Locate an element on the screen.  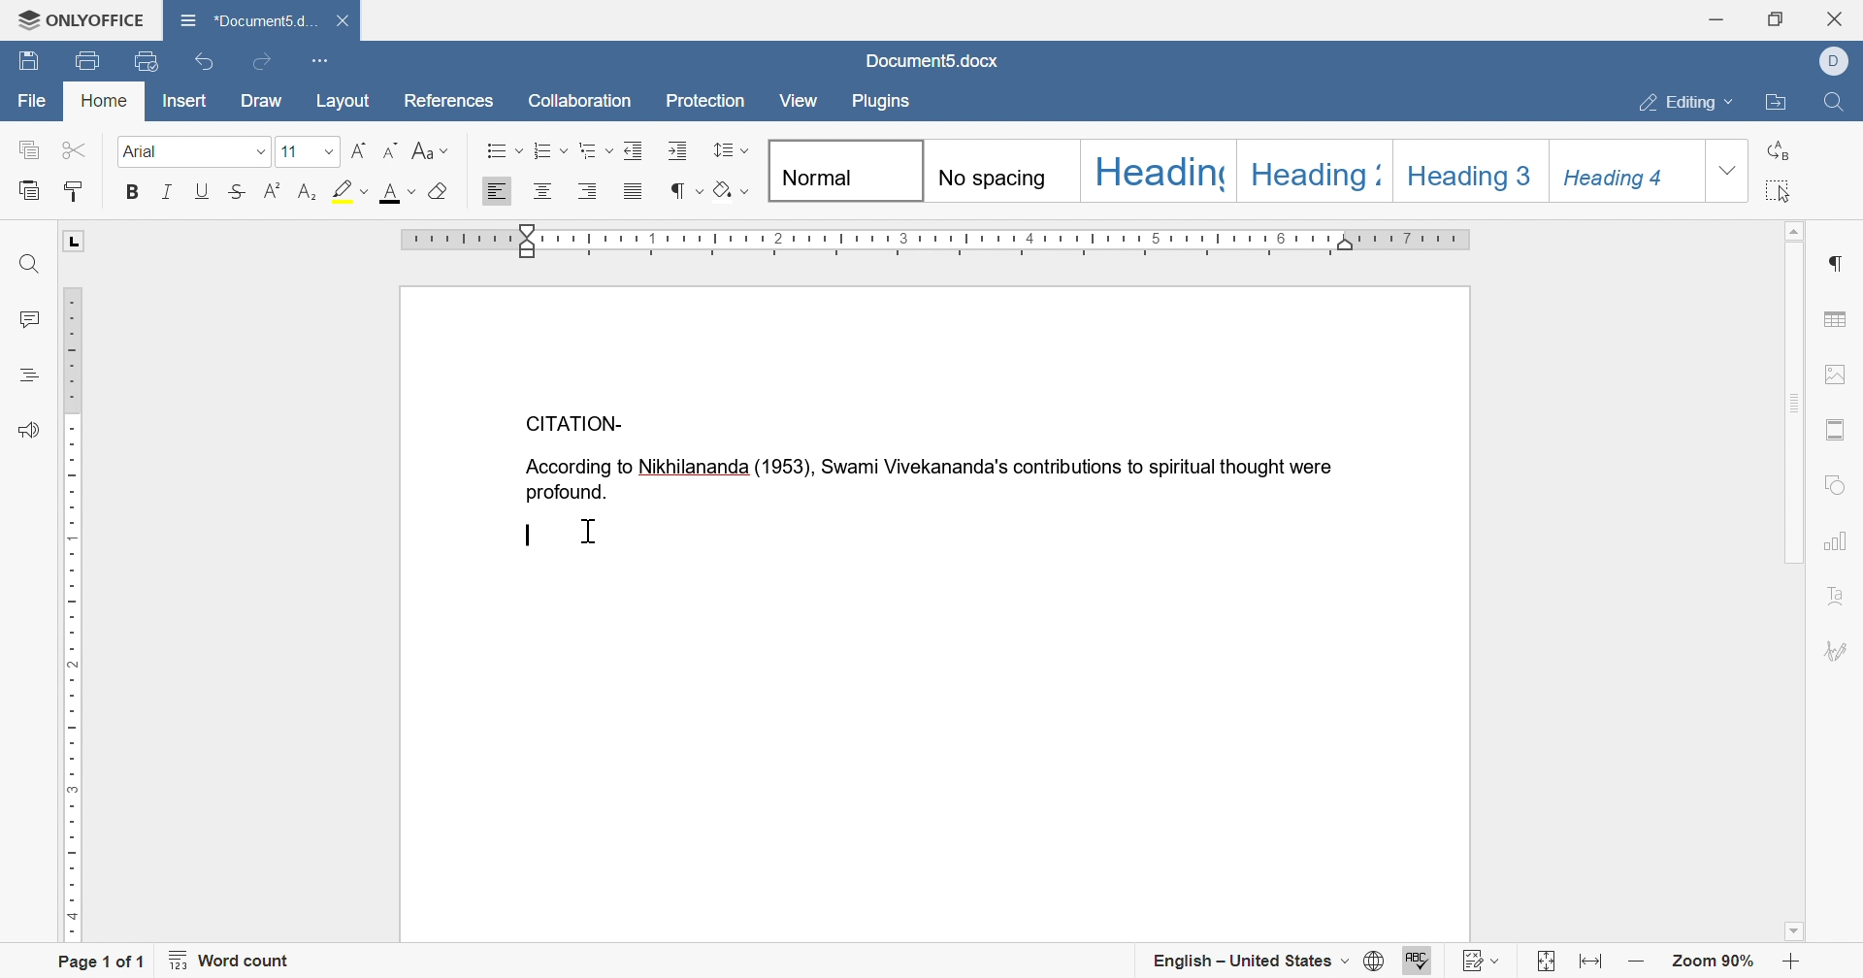
feedback and support is located at coordinates (25, 432).